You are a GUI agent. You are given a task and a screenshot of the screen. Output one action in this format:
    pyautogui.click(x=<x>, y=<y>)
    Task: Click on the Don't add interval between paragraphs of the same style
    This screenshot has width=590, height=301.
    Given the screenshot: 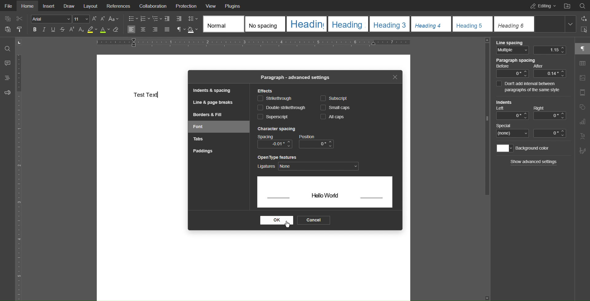 What is the action you would take?
    pyautogui.click(x=531, y=87)
    